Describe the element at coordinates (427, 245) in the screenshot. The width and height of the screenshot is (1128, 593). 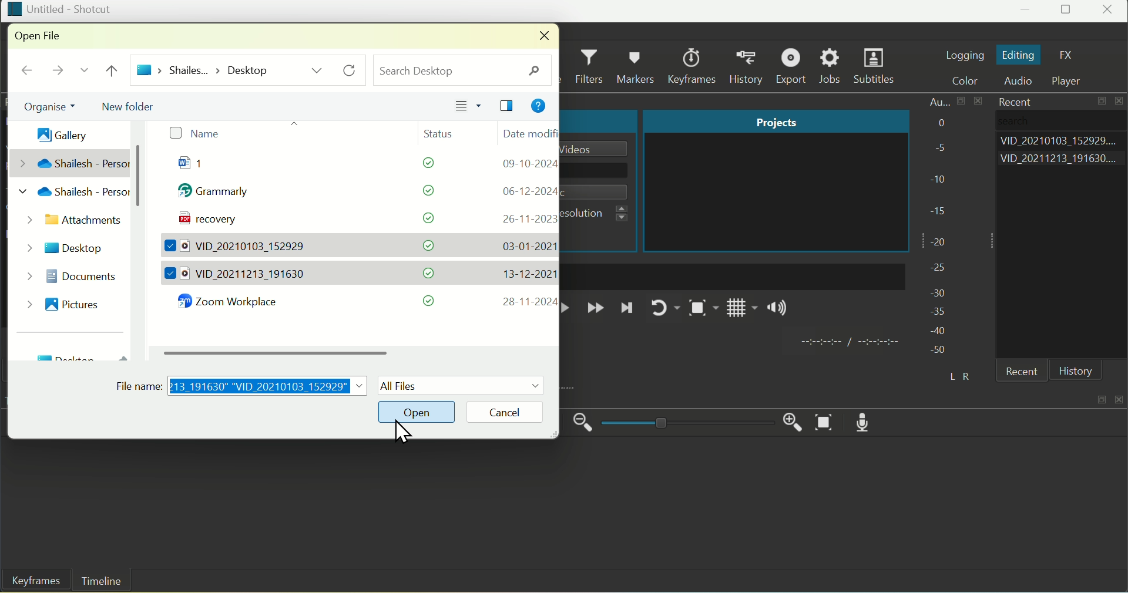
I see `status` at that location.